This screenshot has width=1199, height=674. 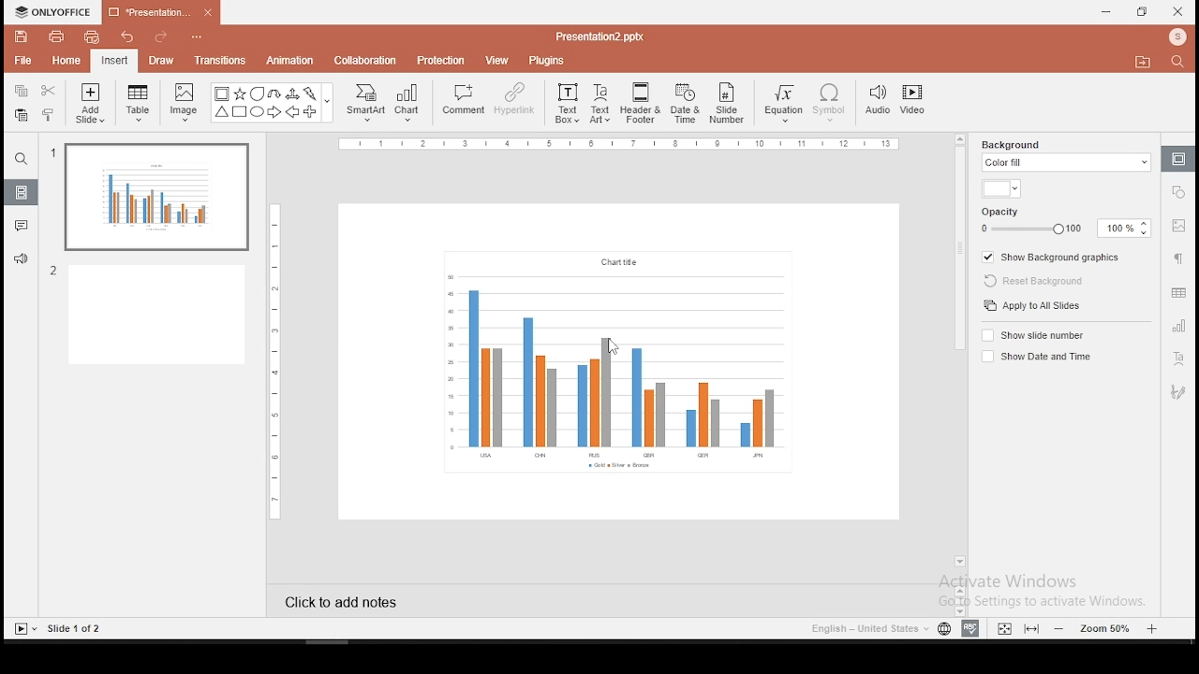 I want to click on background, so click(x=1067, y=154).